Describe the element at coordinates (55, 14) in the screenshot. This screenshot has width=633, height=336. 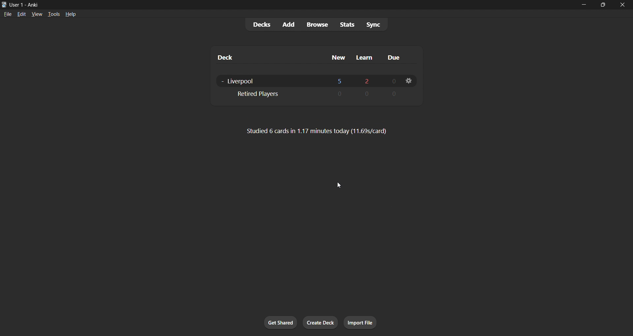
I see `tools` at that location.